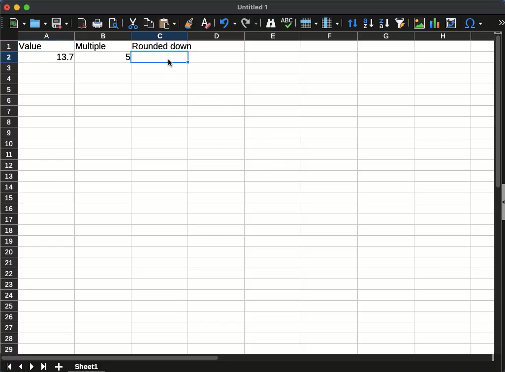 The image size is (505, 372). What do you see at coordinates (368, 23) in the screenshot?
I see `ascending` at bounding box center [368, 23].